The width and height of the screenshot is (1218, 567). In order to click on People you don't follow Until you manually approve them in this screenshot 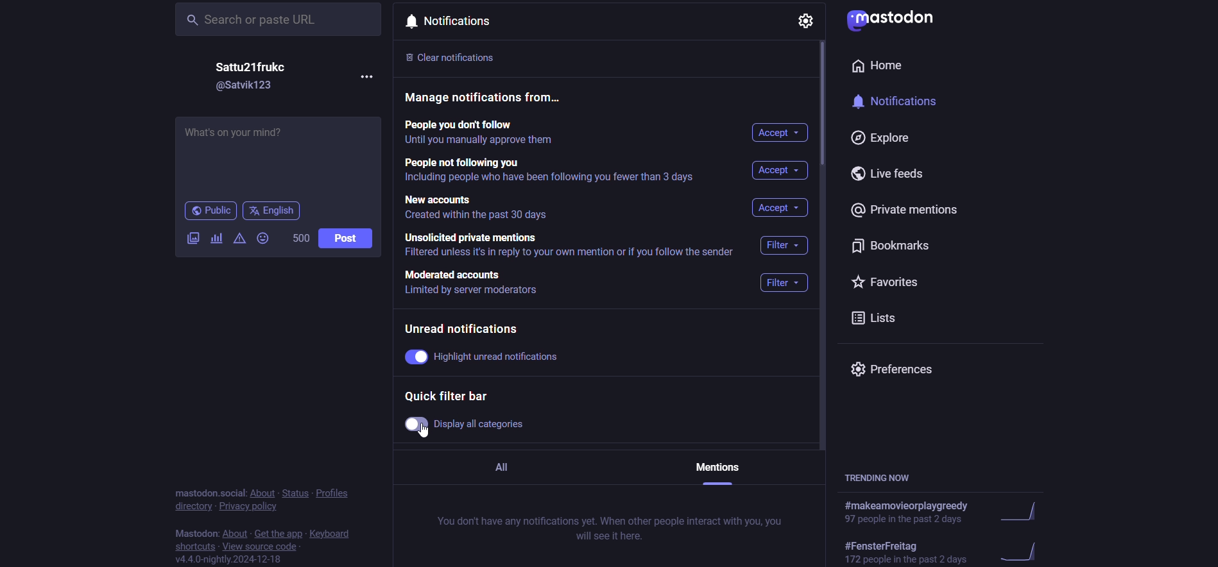, I will do `click(483, 133)`.